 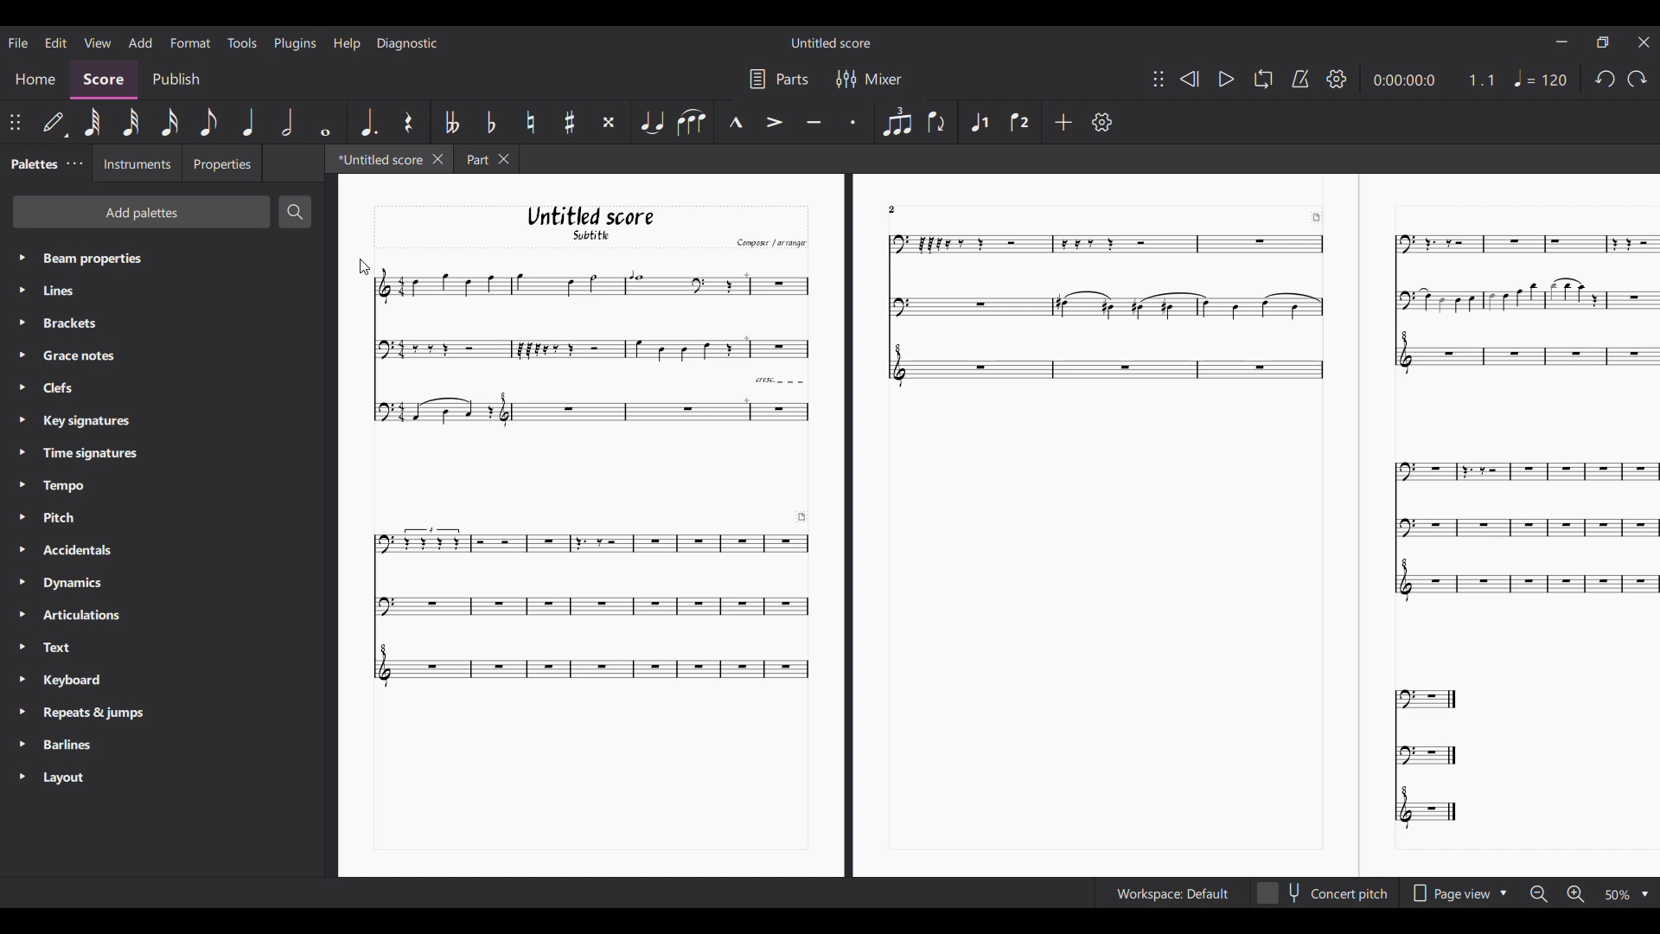 I want to click on , so click(x=20, y=616).